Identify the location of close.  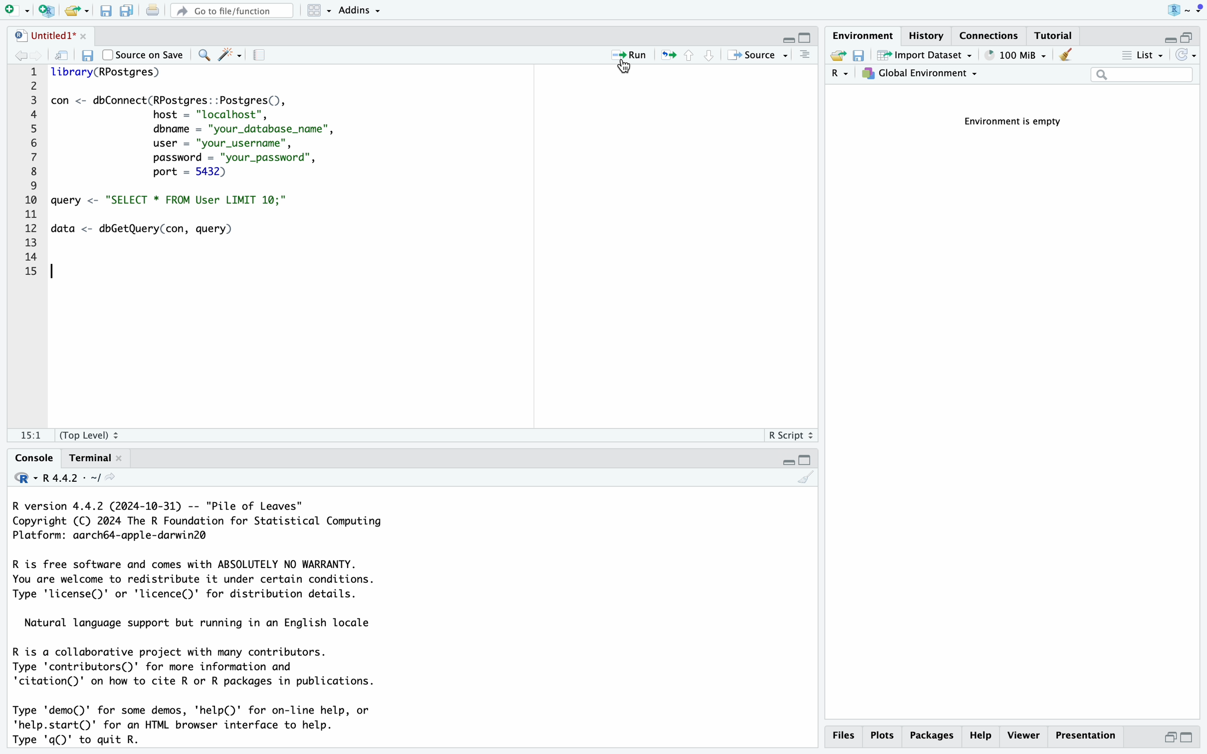
(127, 458).